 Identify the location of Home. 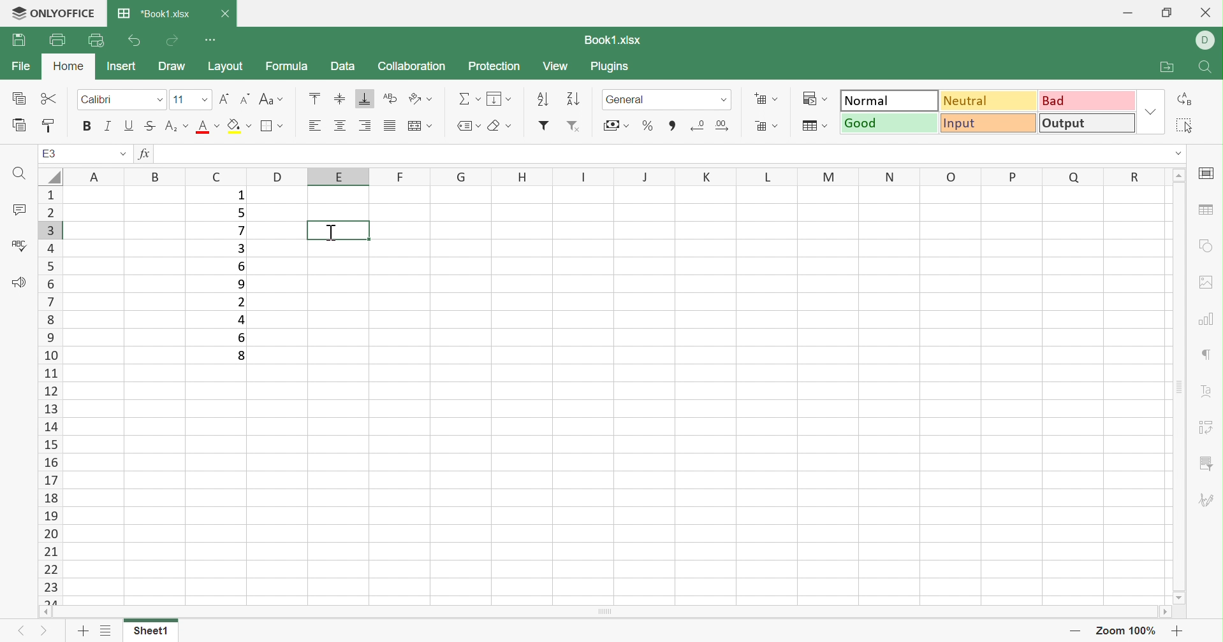
(70, 66).